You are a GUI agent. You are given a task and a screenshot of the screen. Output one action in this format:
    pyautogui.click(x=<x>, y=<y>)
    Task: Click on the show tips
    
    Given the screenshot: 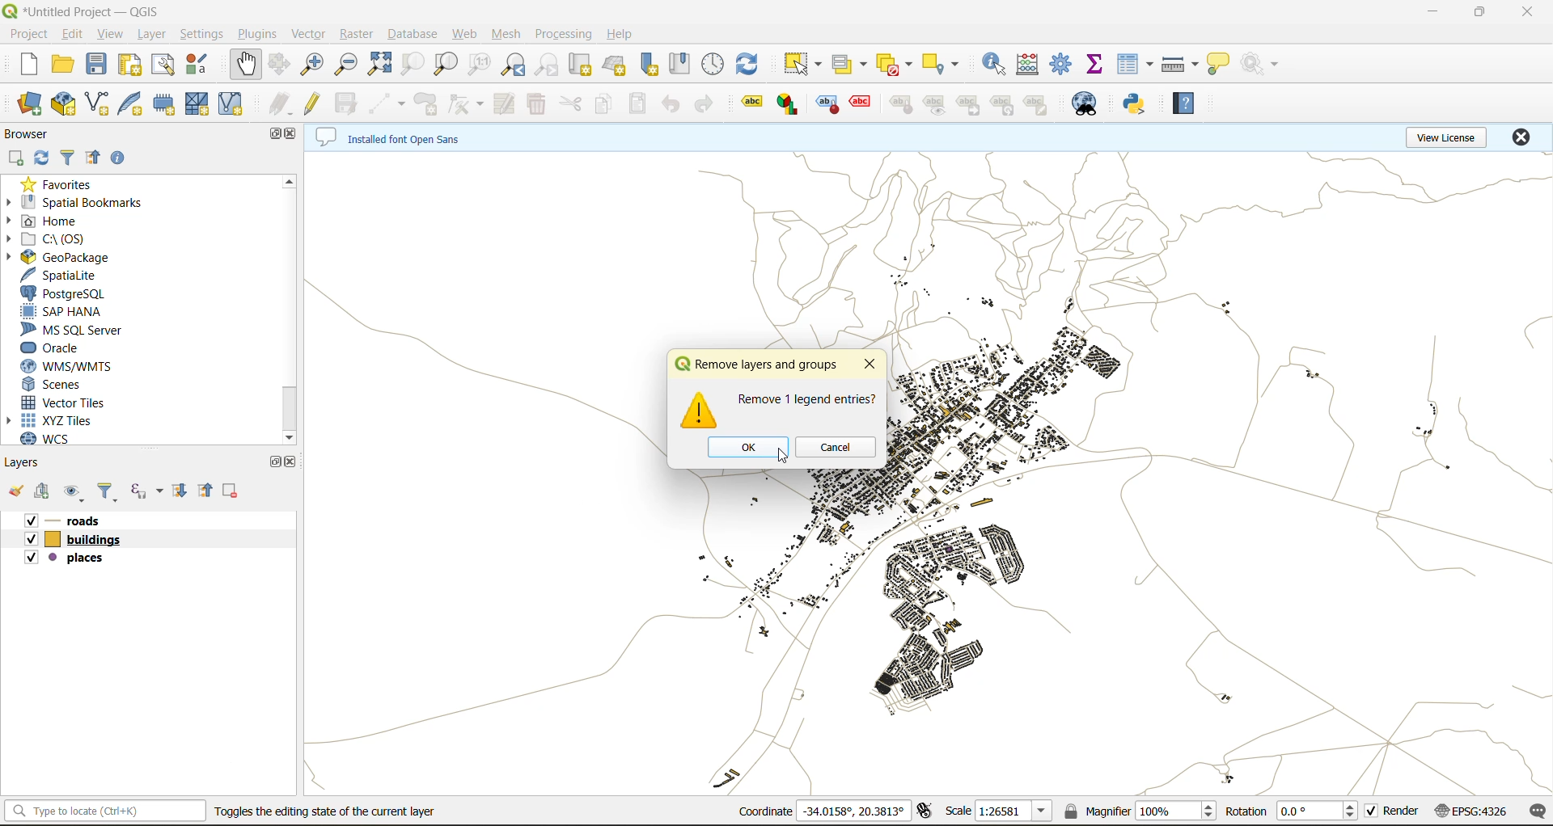 What is the action you would take?
    pyautogui.click(x=1218, y=65)
    